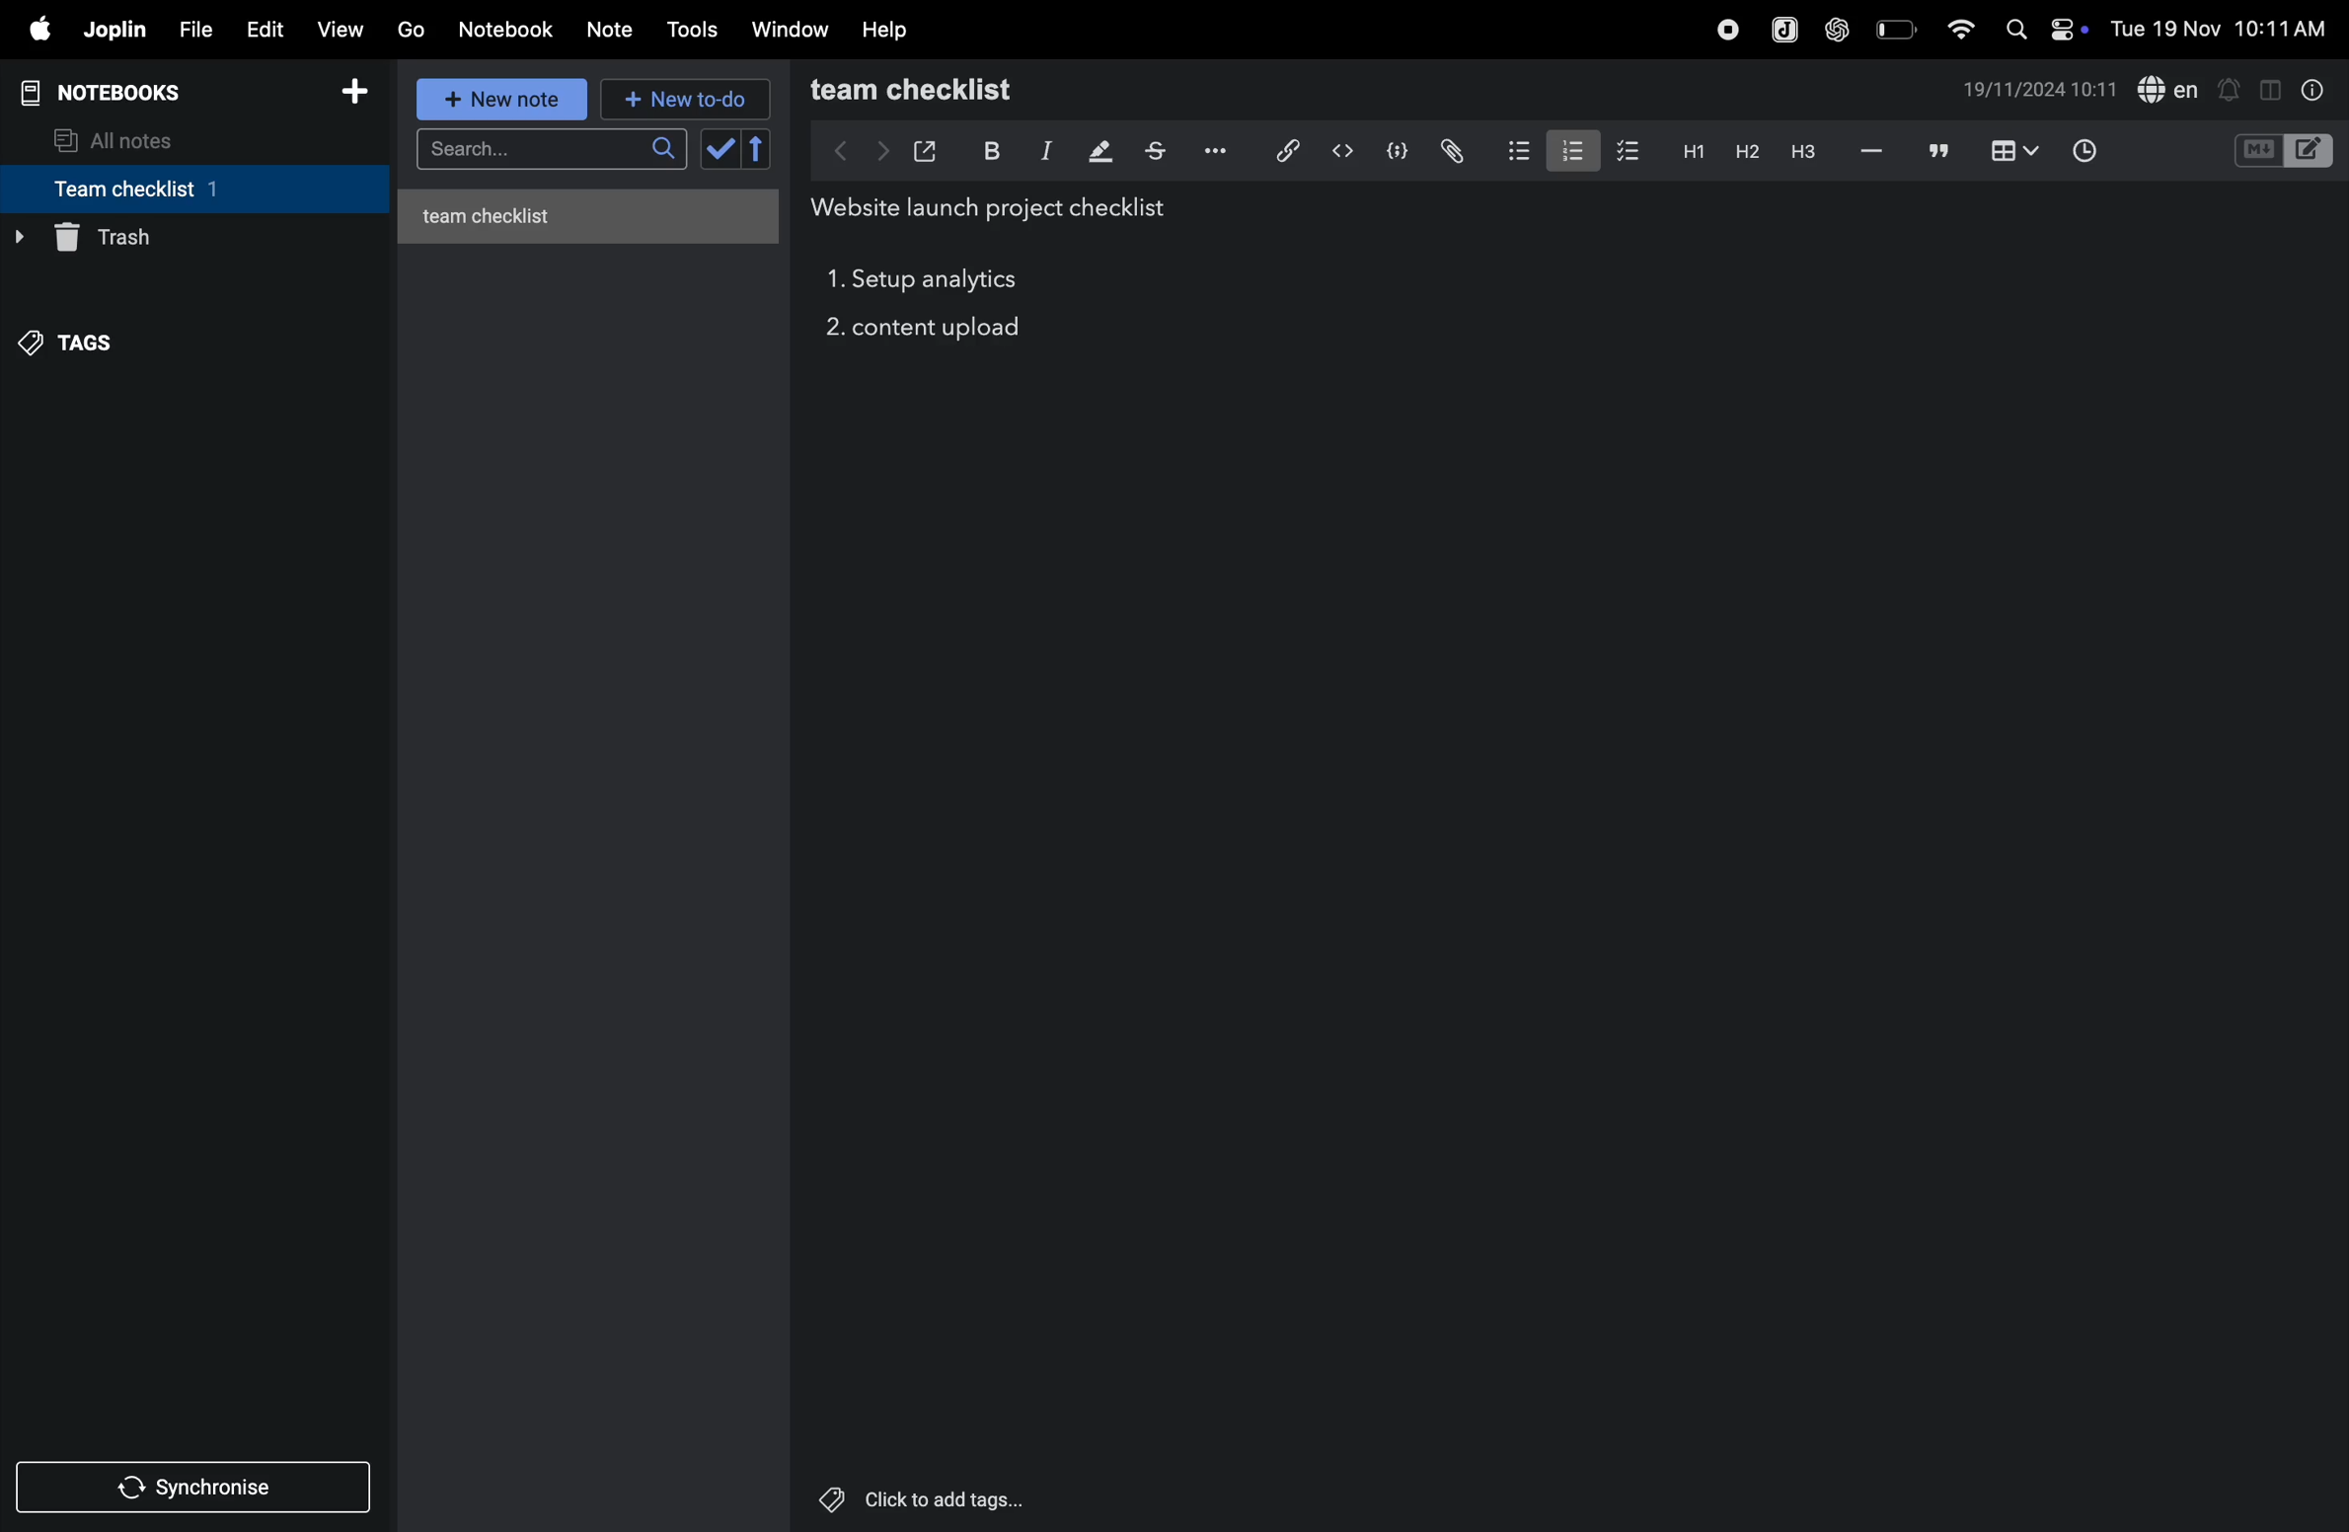  What do you see at coordinates (38, 31) in the screenshot?
I see `apple menu` at bounding box center [38, 31].